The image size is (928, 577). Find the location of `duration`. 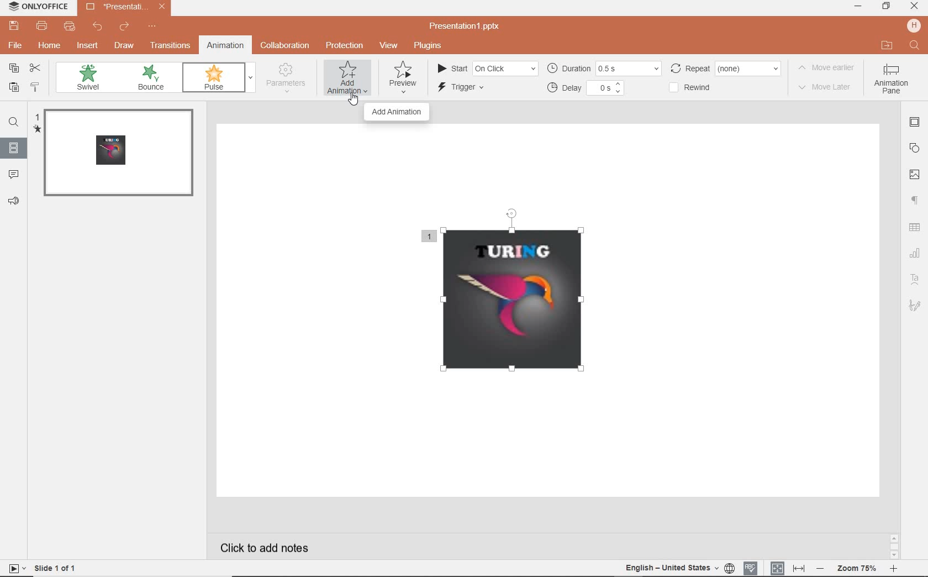

duration is located at coordinates (604, 69).